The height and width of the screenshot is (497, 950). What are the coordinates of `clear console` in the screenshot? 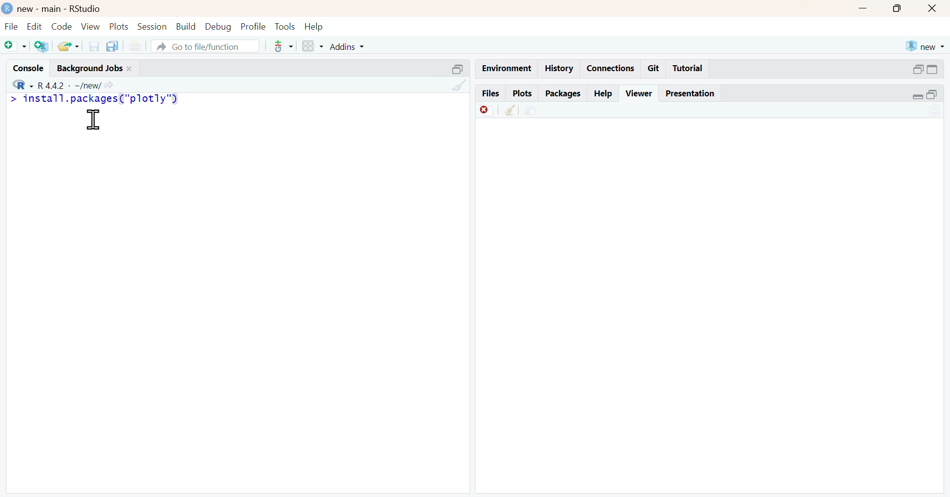 It's located at (459, 85).